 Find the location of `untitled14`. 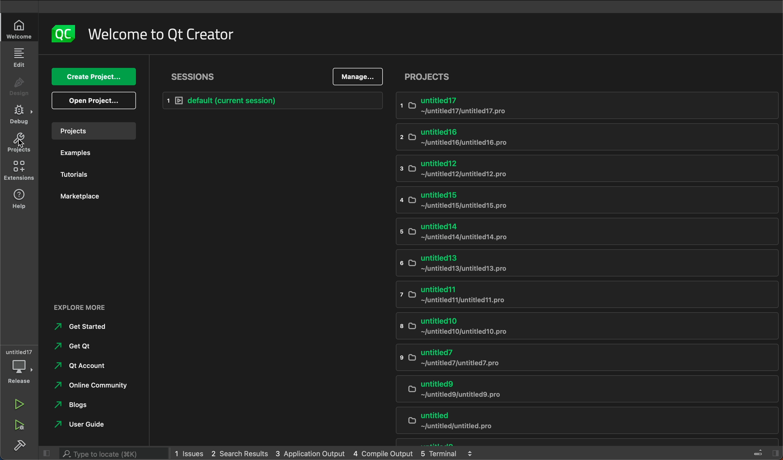

untitled14 is located at coordinates (580, 232).